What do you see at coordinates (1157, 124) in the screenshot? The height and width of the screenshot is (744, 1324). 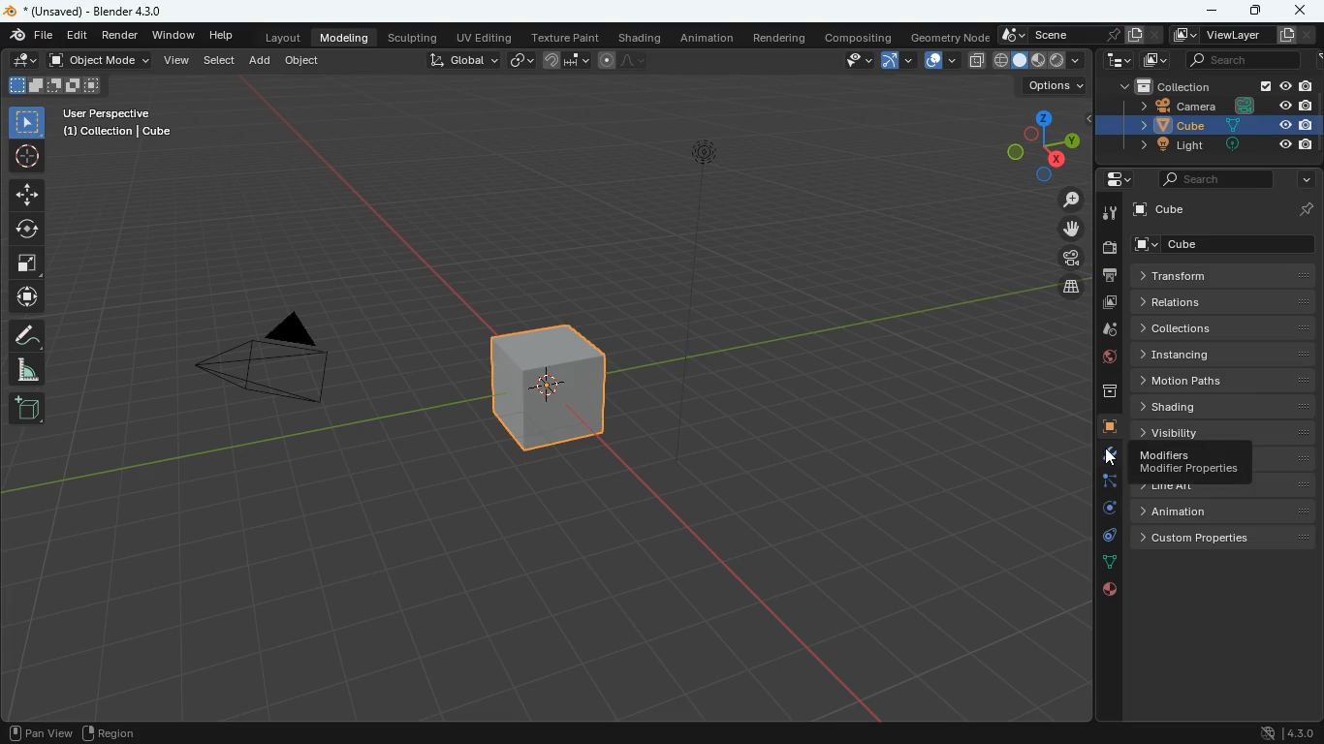 I see `cube` at bounding box center [1157, 124].